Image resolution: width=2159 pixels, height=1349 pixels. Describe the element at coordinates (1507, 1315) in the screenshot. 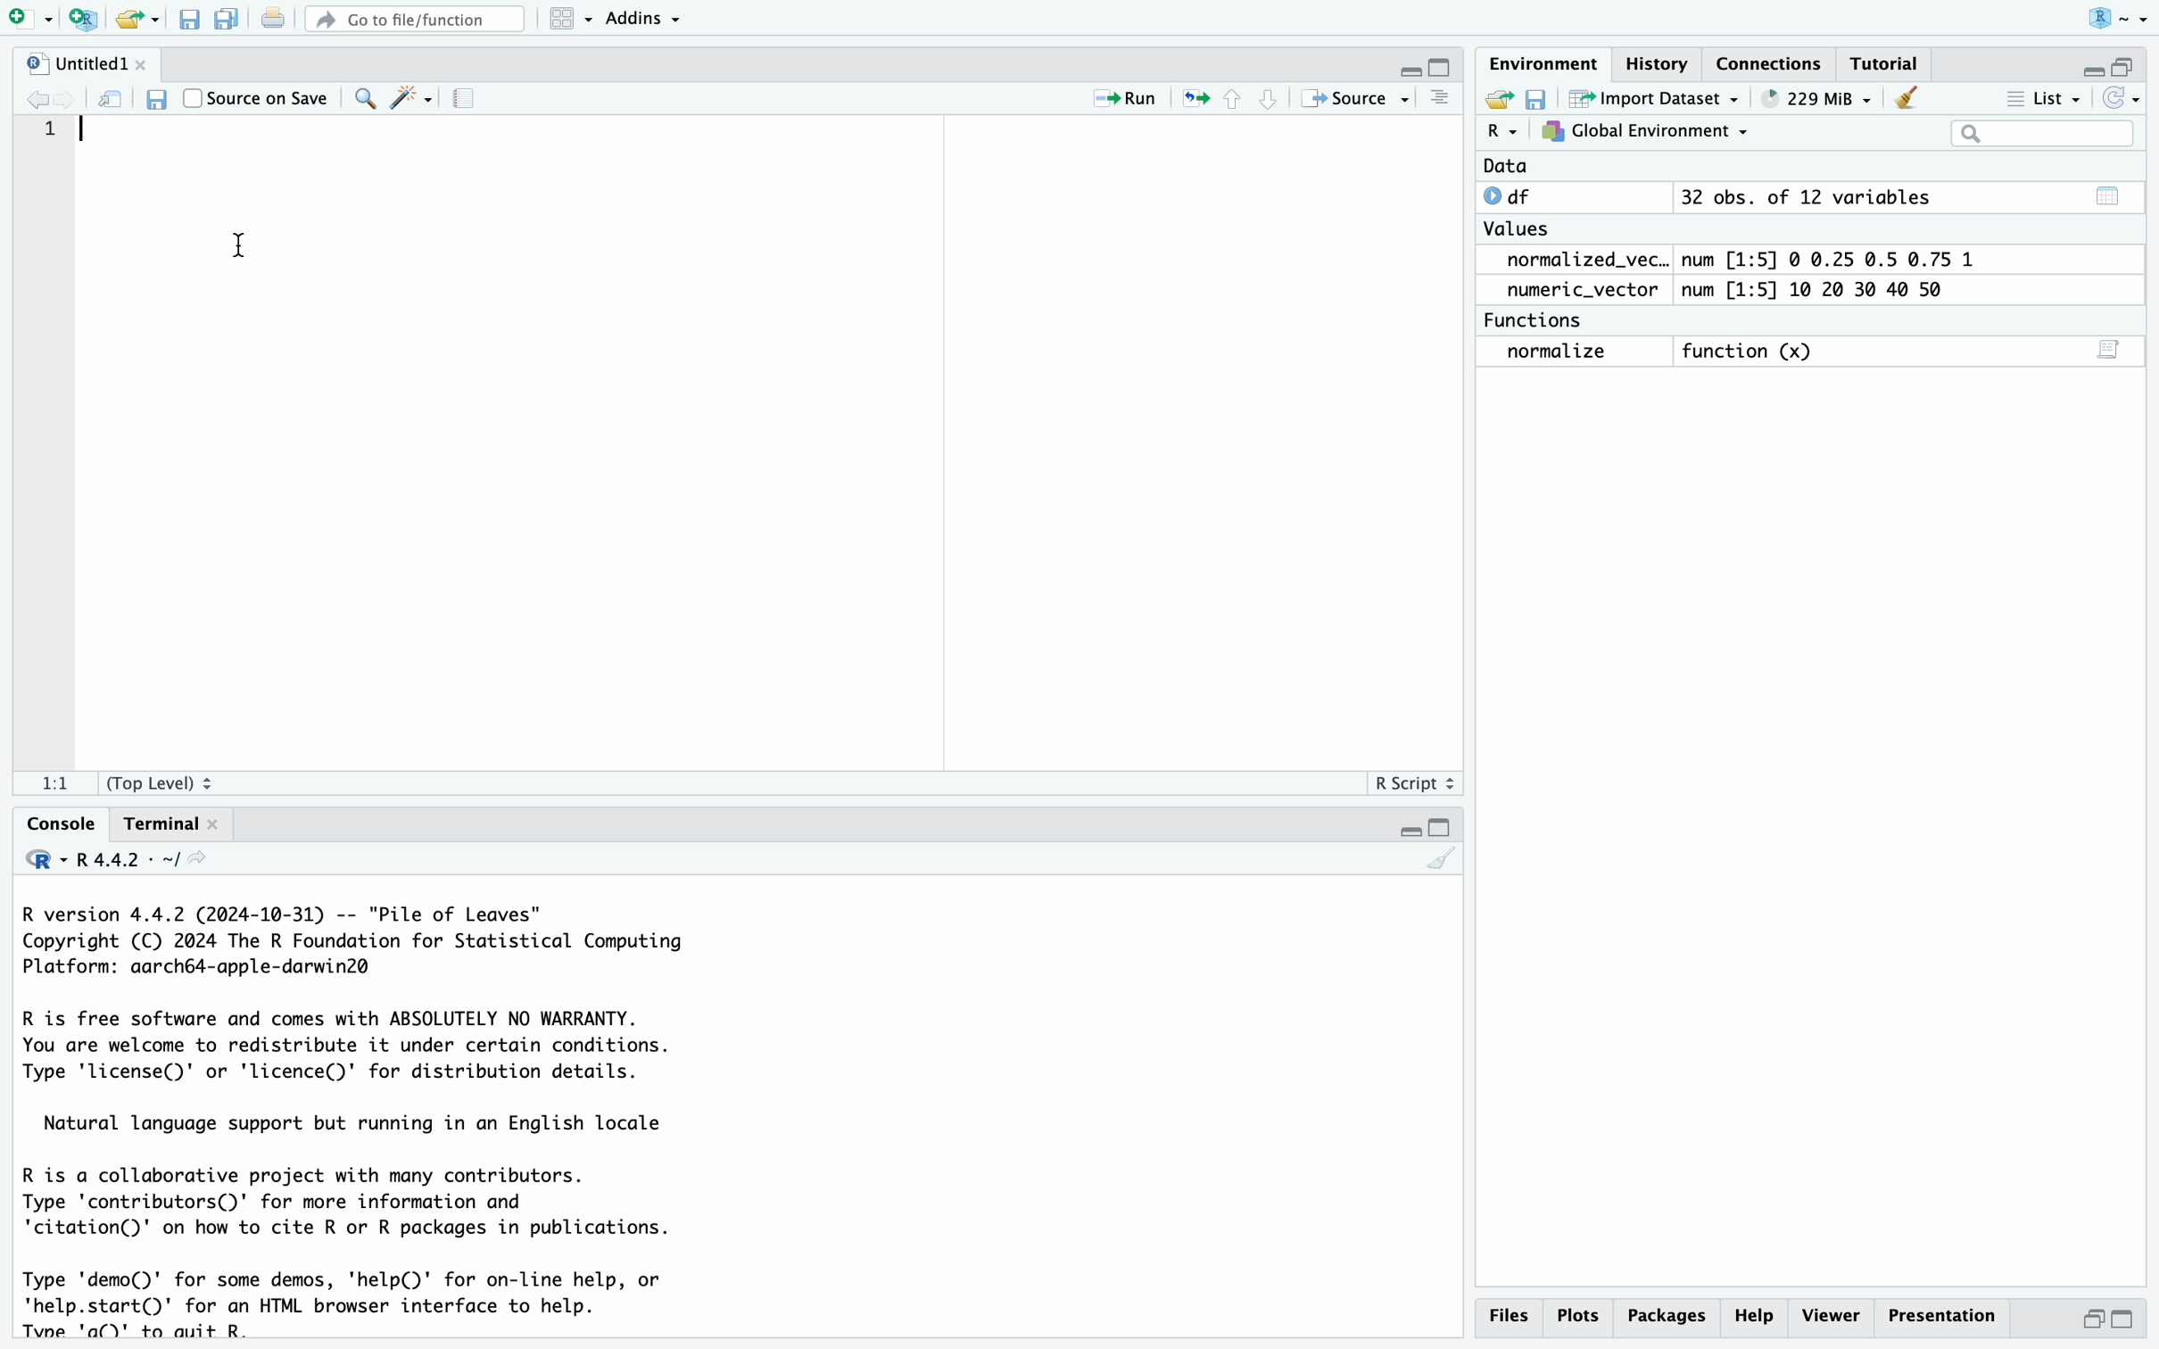

I see `Files` at that location.